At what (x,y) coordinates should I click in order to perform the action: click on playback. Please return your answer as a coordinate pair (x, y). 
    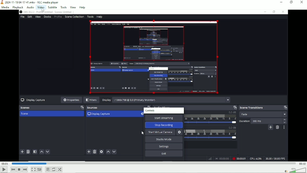
    Looking at the image, I should click on (18, 7).